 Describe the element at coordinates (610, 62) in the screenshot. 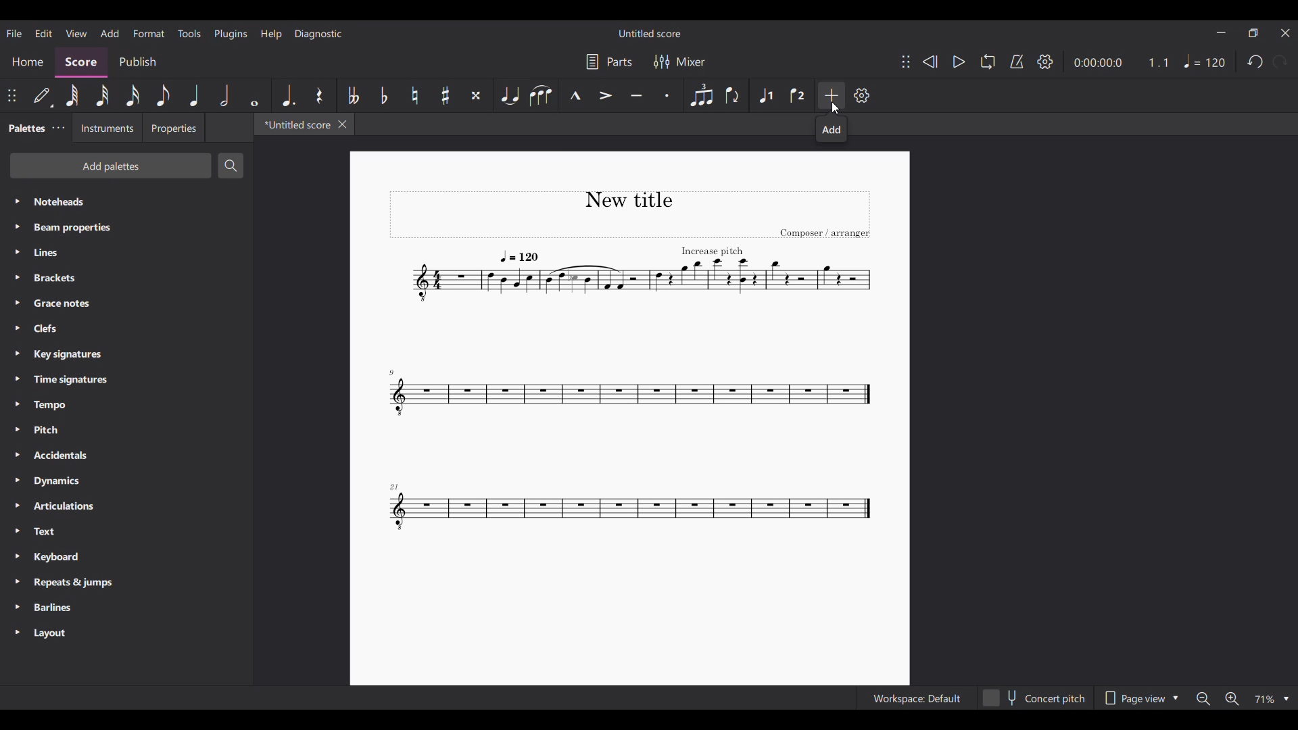

I see `Parts settings` at that location.